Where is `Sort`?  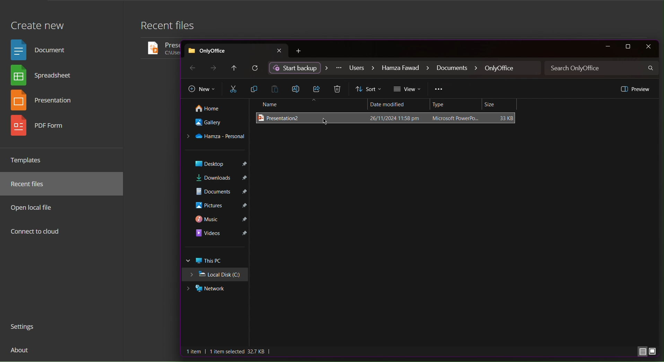
Sort is located at coordinates (369, 89).